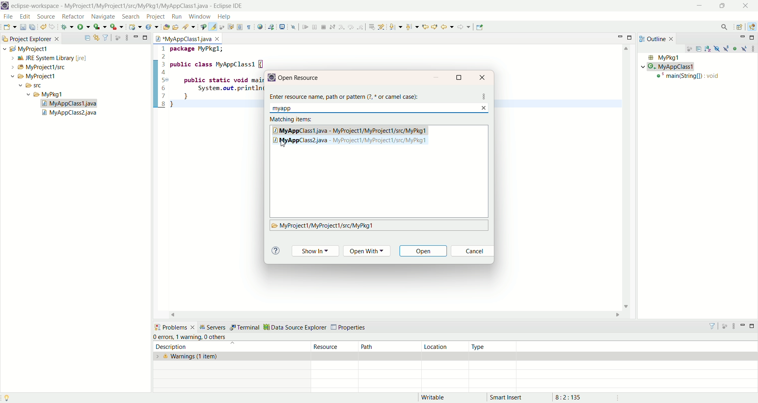  I want to click on step into, so click(341, 28).